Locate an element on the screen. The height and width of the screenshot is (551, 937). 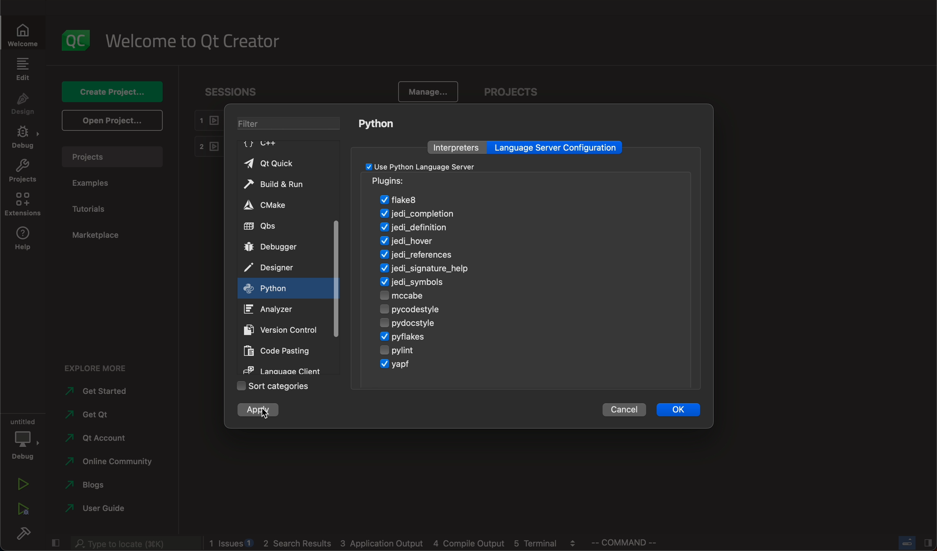
debug is located at coordinates (25, 439).